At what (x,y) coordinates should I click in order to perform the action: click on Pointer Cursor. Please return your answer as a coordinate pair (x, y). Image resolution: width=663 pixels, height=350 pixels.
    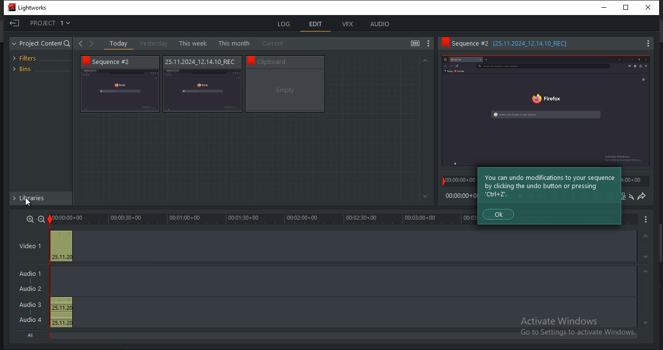
    Looking at the image, I should click on (27, 203).